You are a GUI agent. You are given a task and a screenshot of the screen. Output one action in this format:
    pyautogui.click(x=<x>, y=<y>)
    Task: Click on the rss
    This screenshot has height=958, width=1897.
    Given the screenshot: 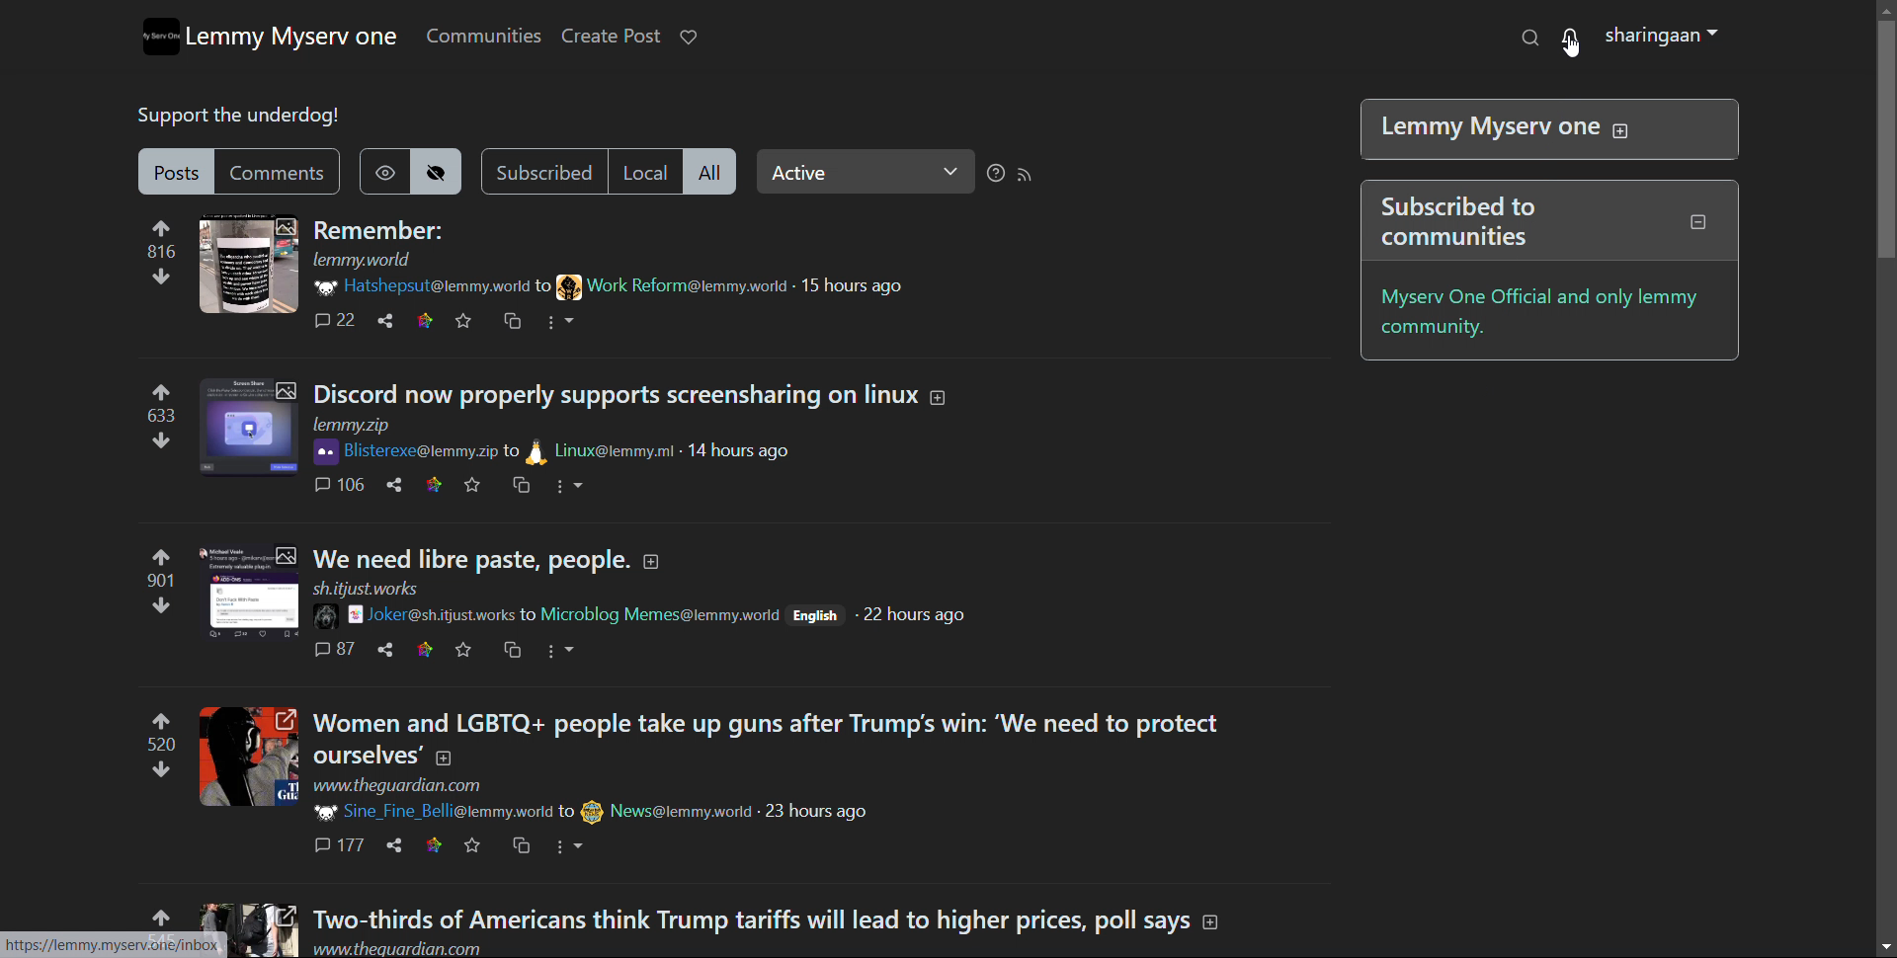 What is the action you would take?
    pyautogui.click(x=1027, y=176)
    